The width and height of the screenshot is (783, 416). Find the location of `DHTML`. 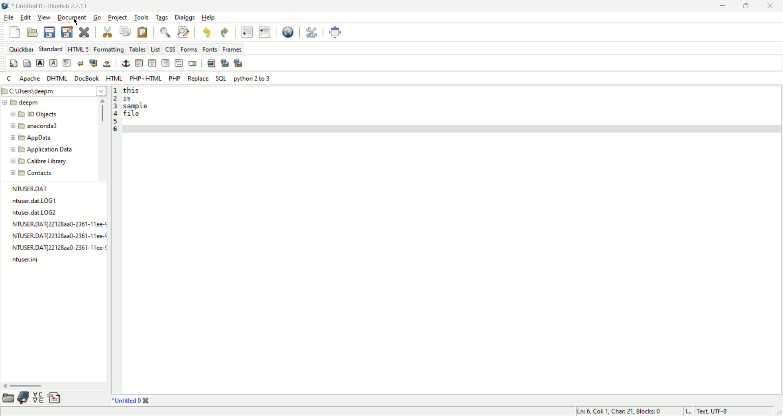

DHTML is located at coordinates (57, 78).